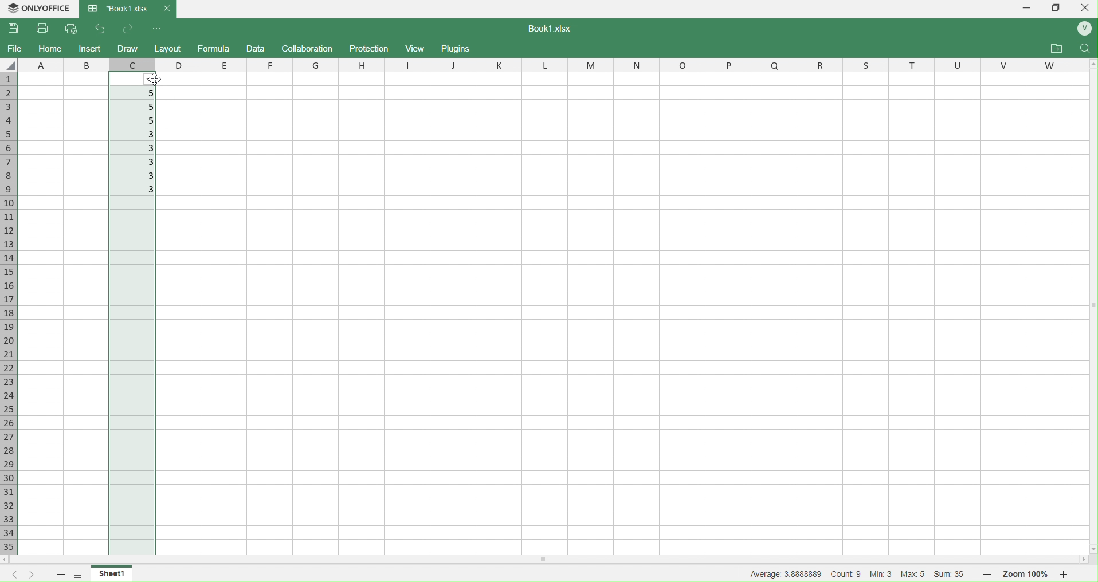  Describe the element at coordinates (11, 65) in the screenshot. I see `select all` at that location.